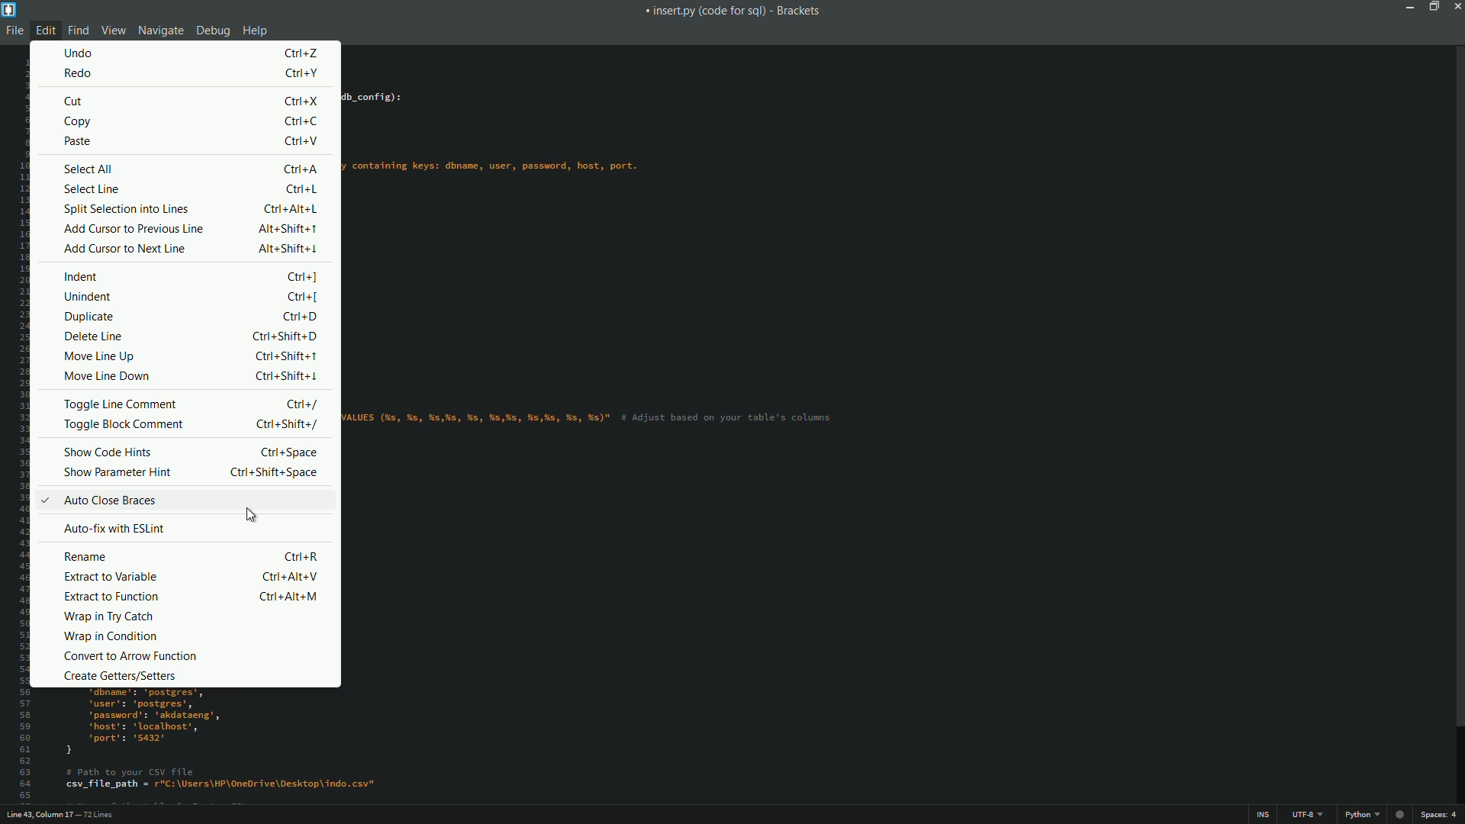 The width and height of the screenshot is (1465, 824). Describe the element at coordinates (303, 169) in the screenshot. I see `keyboard shortcut` at that location.